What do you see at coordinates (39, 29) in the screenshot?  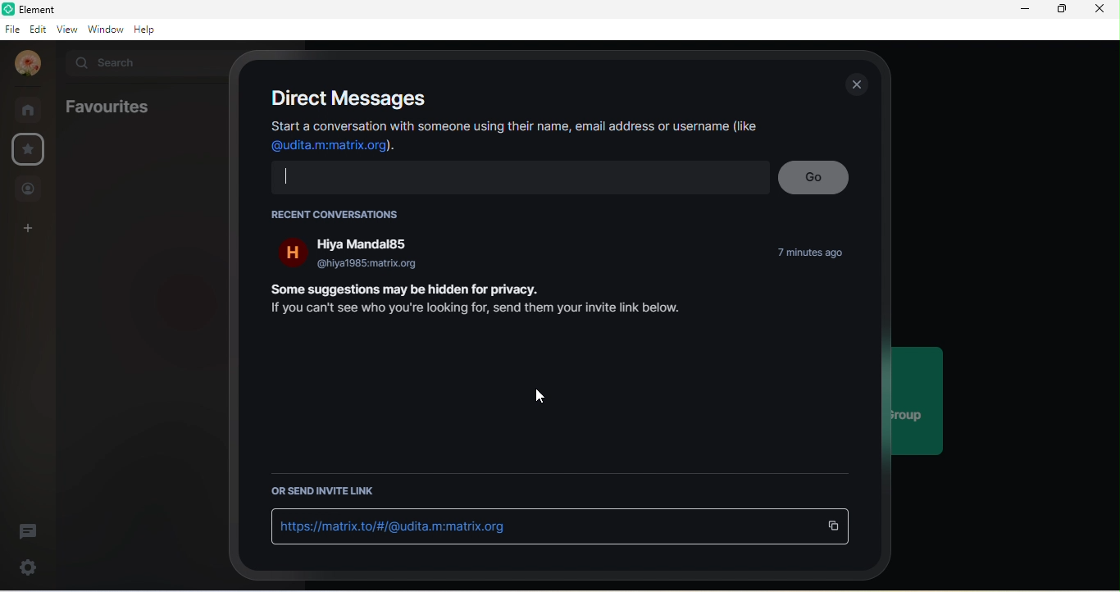 I see `edit` at bounding box center [39, 29].